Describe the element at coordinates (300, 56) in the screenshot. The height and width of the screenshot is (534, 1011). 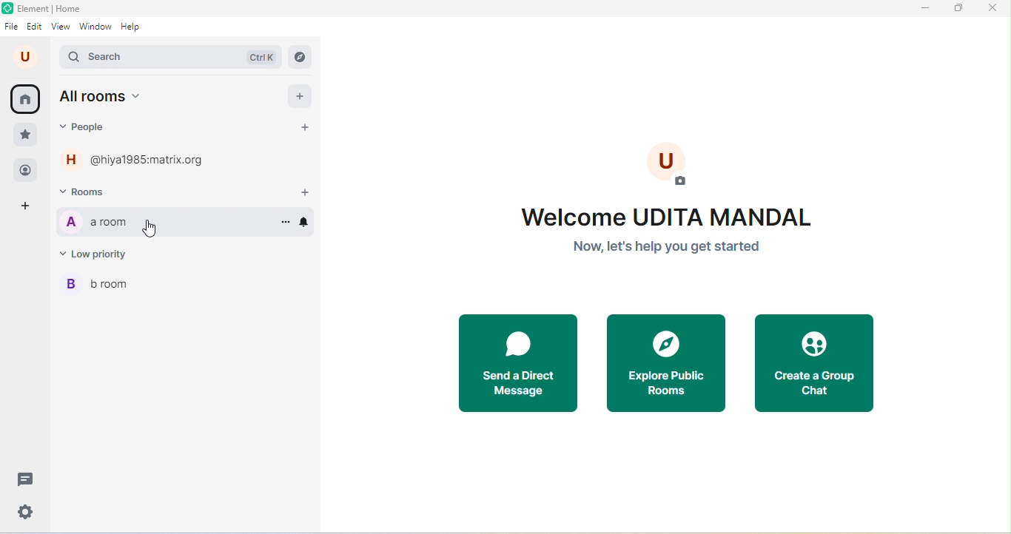
I see `explore rooms` at that location.